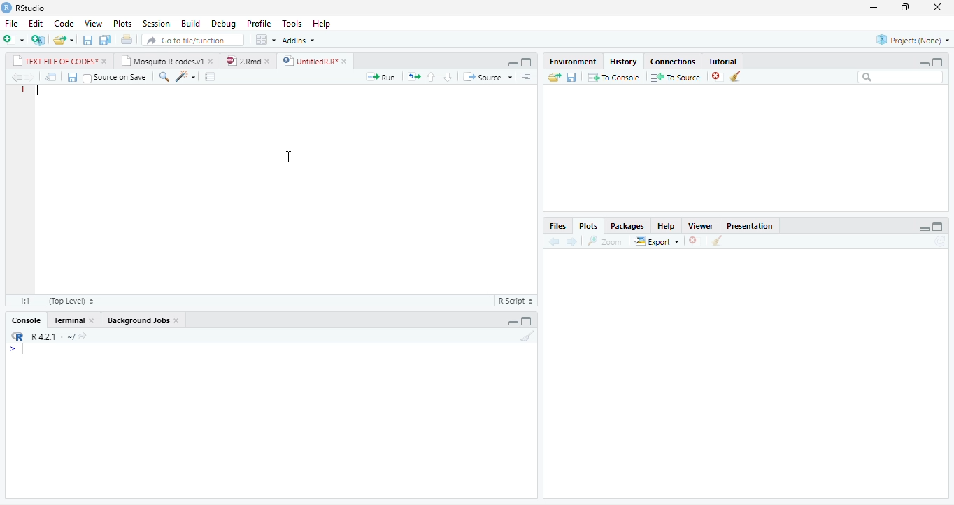  What do you see at coordinates (191, 24) in the screenshot?
I see `Build` at bounding box center [191, 24].